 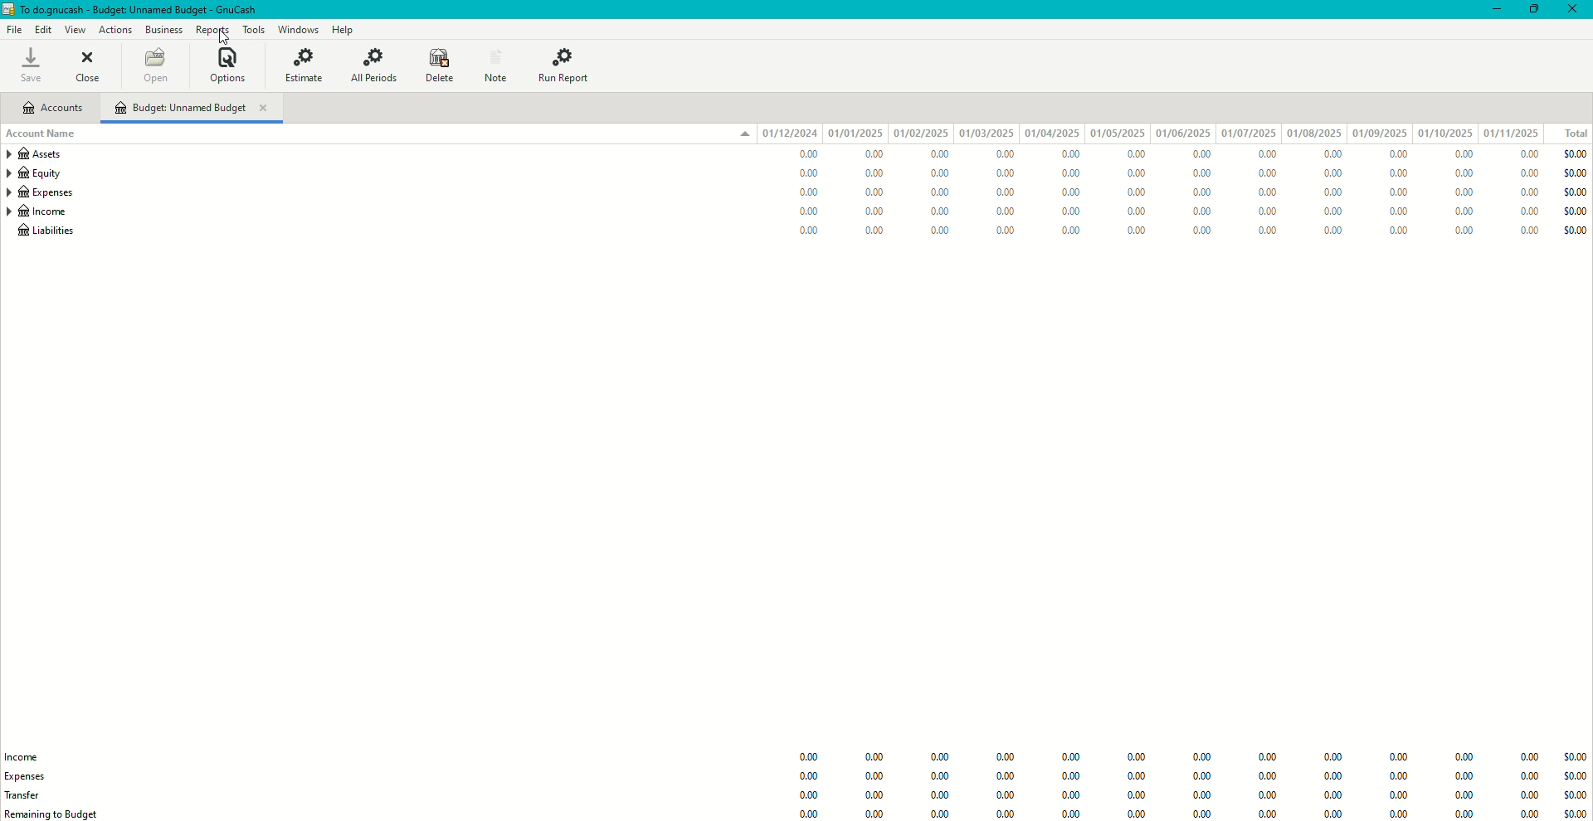 I want to click on Minimize, so click(x=1491, y=9).